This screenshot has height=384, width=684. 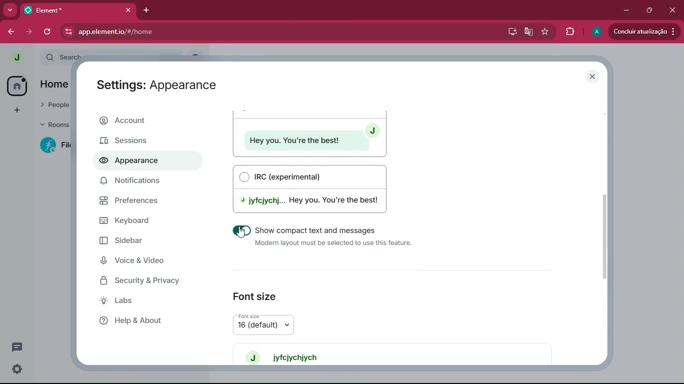 What do you see at coordinates (320, 230) in the screenshot?
I see `Show compact text and messages` at bounding box center [320, 230].